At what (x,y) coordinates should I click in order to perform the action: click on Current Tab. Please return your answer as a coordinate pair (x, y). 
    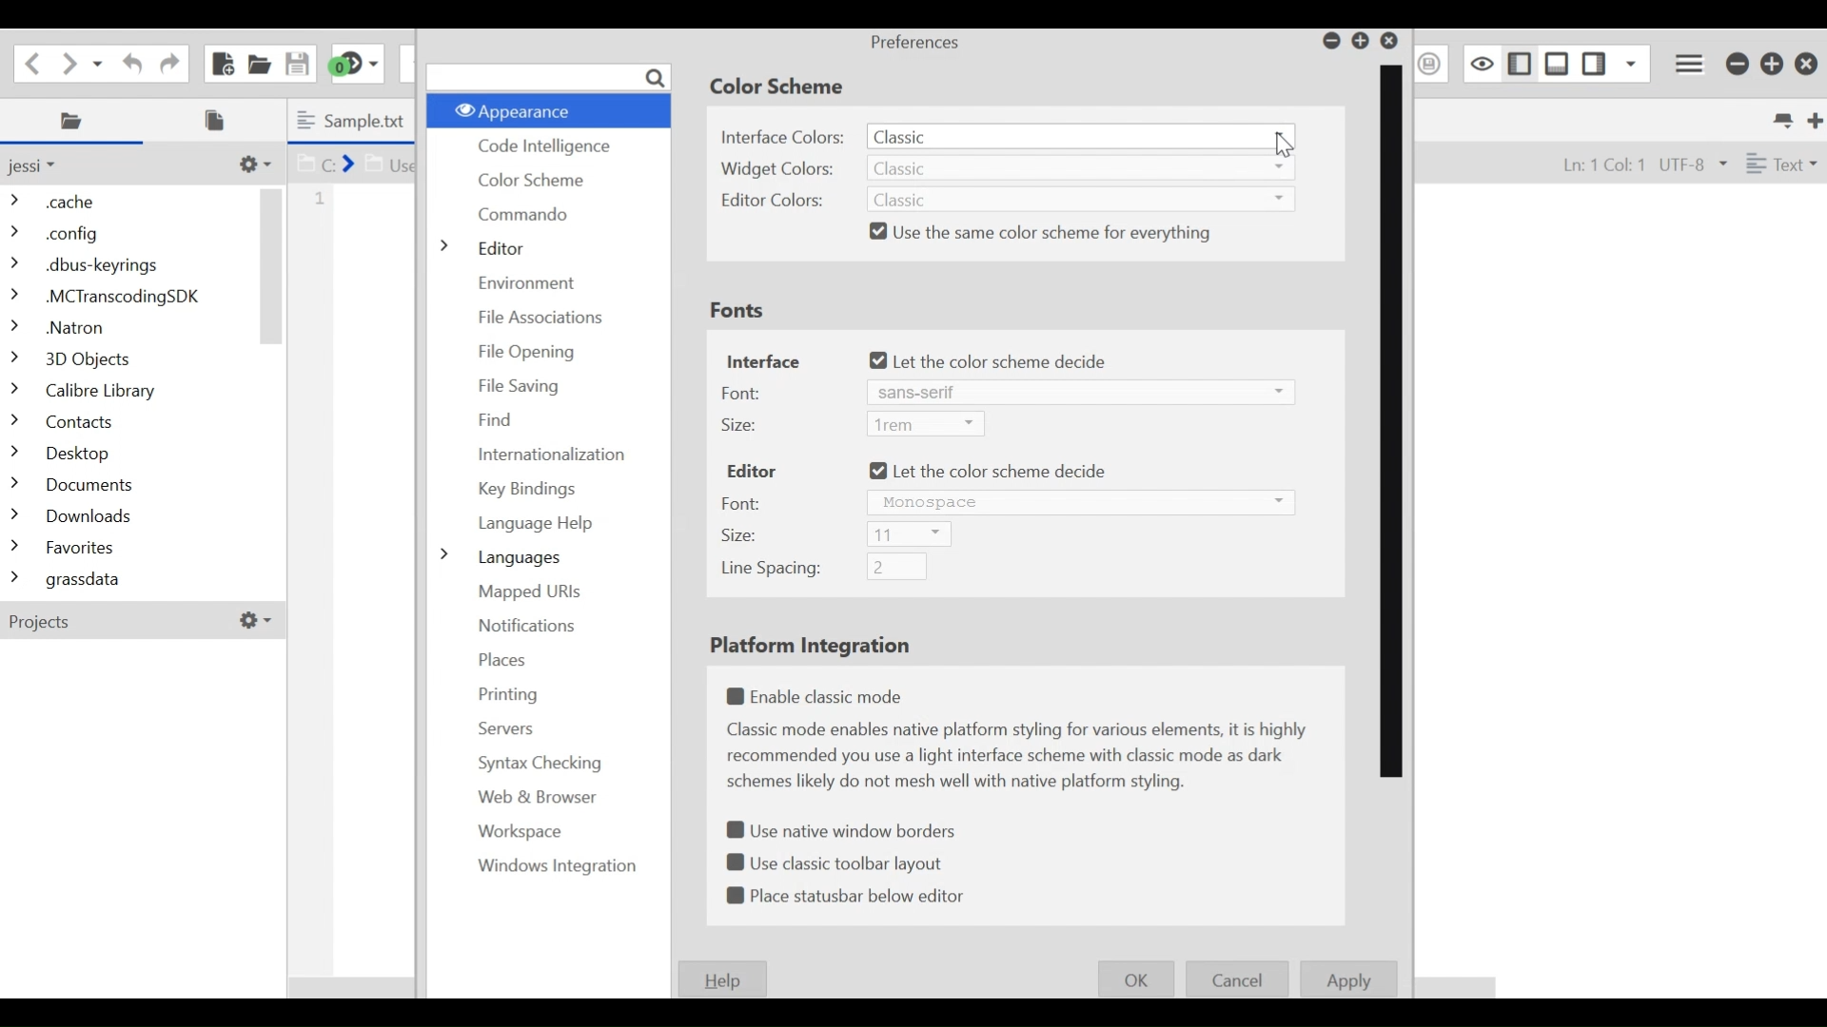
    Looking at the image, I should click on (355, 120).